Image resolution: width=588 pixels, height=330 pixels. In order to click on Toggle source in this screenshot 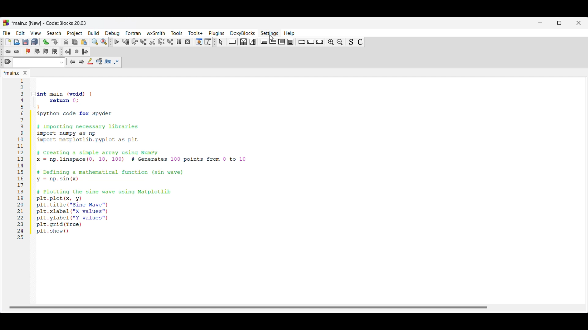, I will do `click(351, 42)`.